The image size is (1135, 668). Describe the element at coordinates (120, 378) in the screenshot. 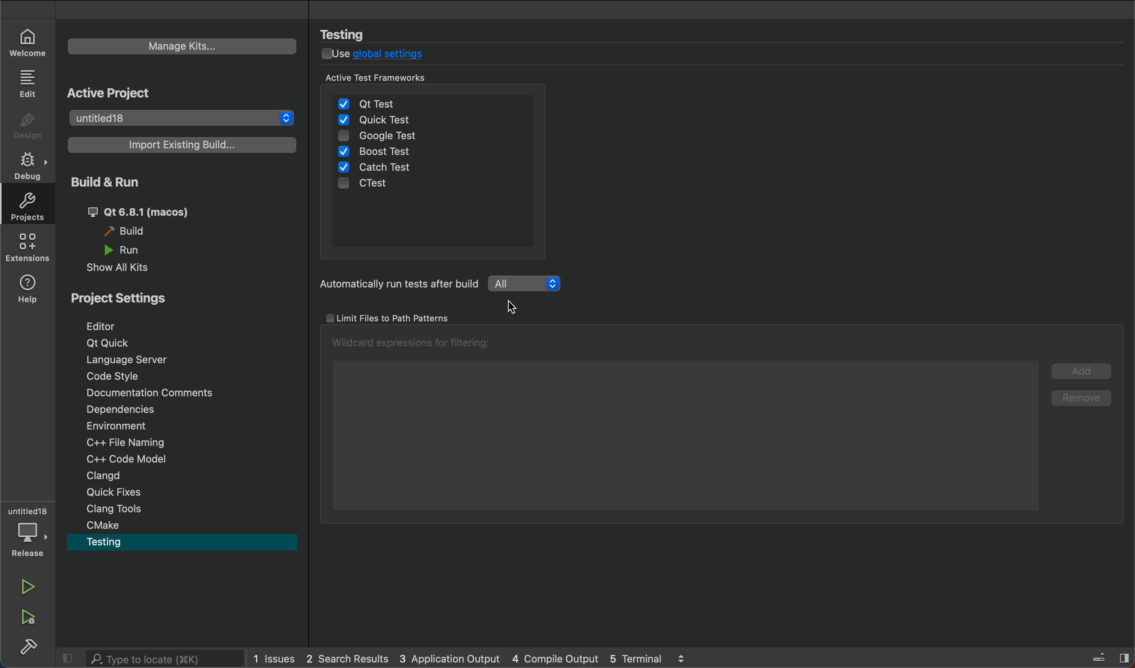

I see `code style` at that location.